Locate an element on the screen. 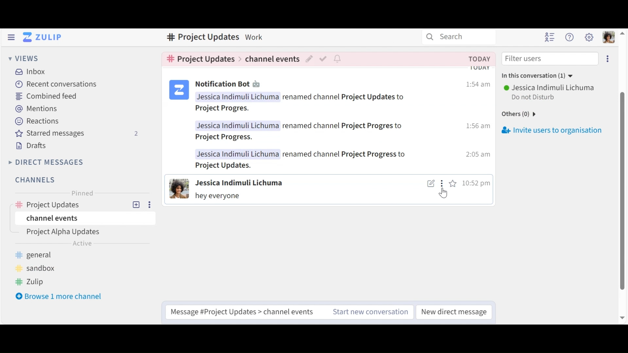 Image resolution: width=628 pixels, height=353 pixels. Reactions is located at coordinates (38, 122).